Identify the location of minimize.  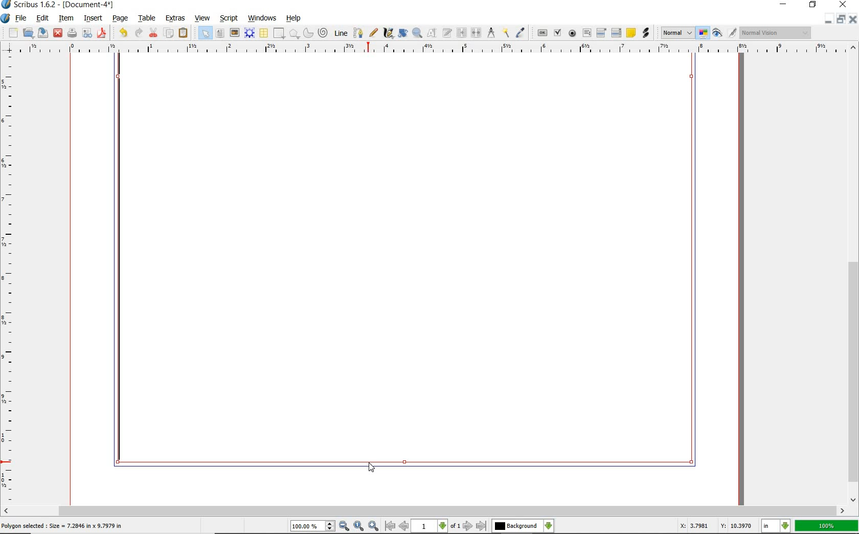
(830, 19).